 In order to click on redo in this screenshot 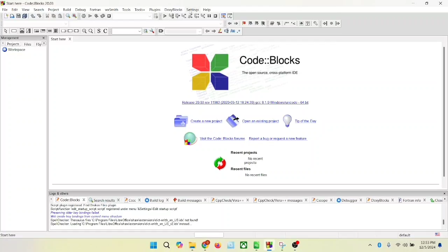, I will do `click(39, 16)`.